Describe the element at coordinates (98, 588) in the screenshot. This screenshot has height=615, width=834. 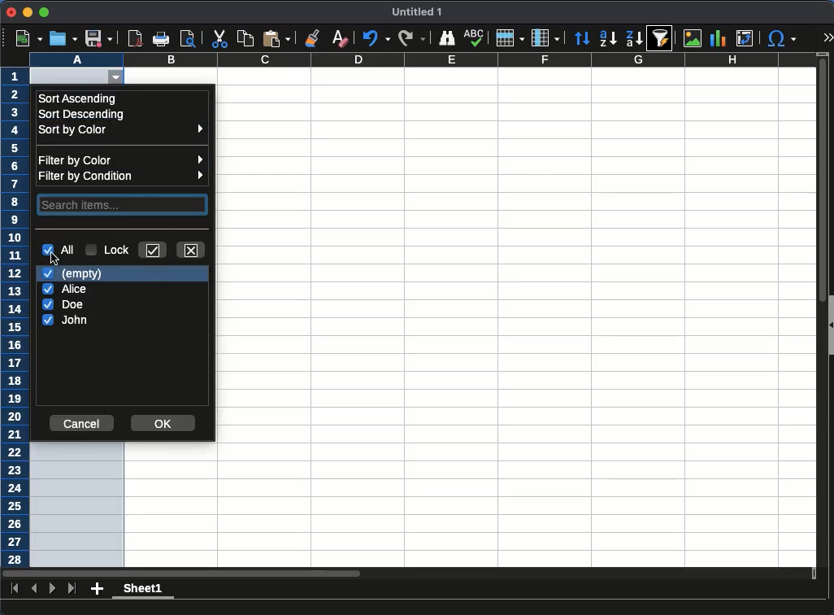
I see `add` at that location.